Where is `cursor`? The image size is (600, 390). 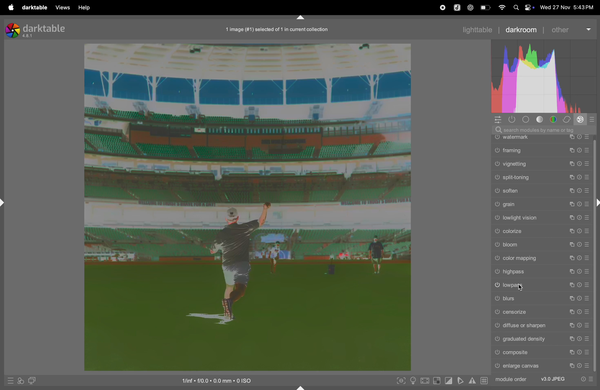
cursor is located at coordinates (520, 288).